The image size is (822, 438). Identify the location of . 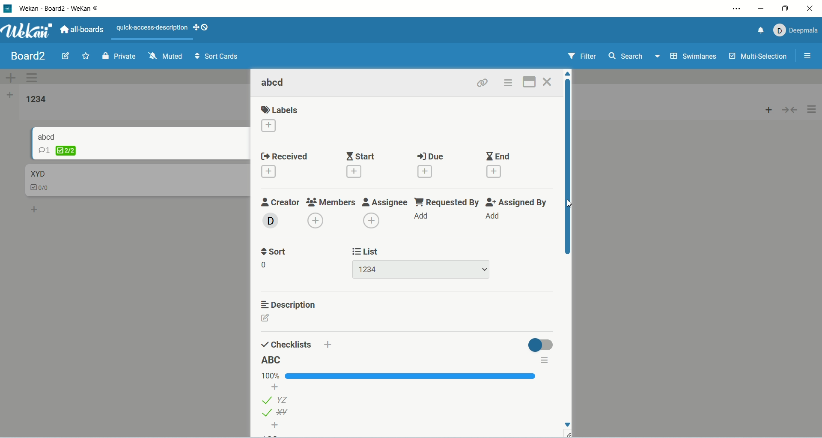
(263, 264).